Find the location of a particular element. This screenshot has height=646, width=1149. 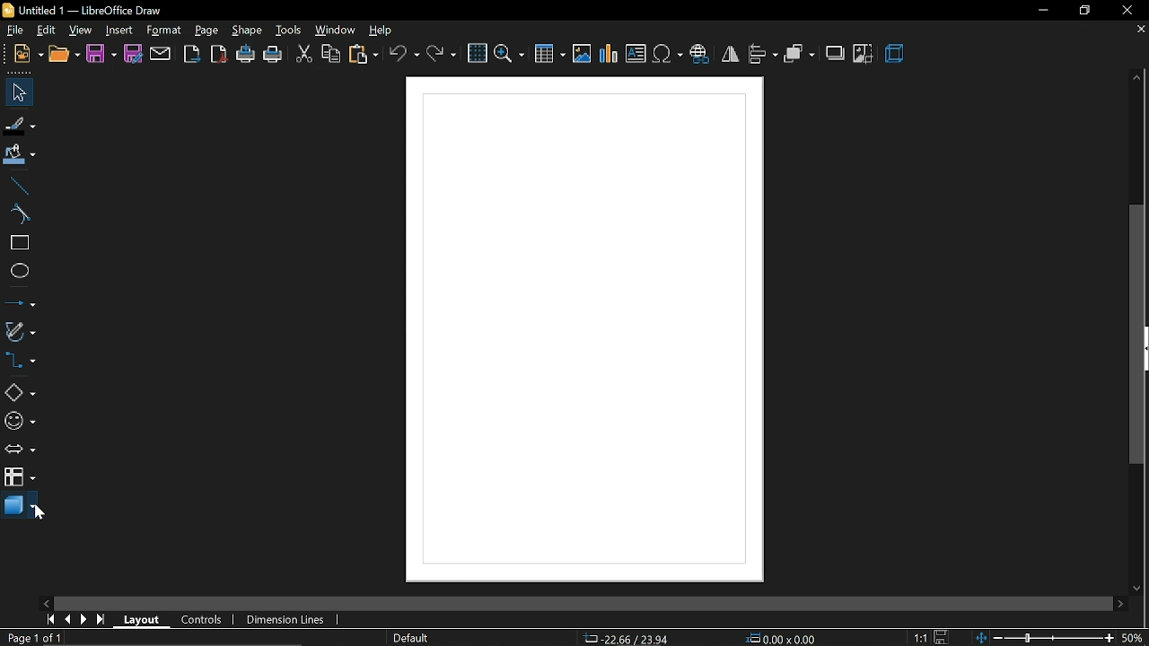

save is located at coordinates (101, 55).